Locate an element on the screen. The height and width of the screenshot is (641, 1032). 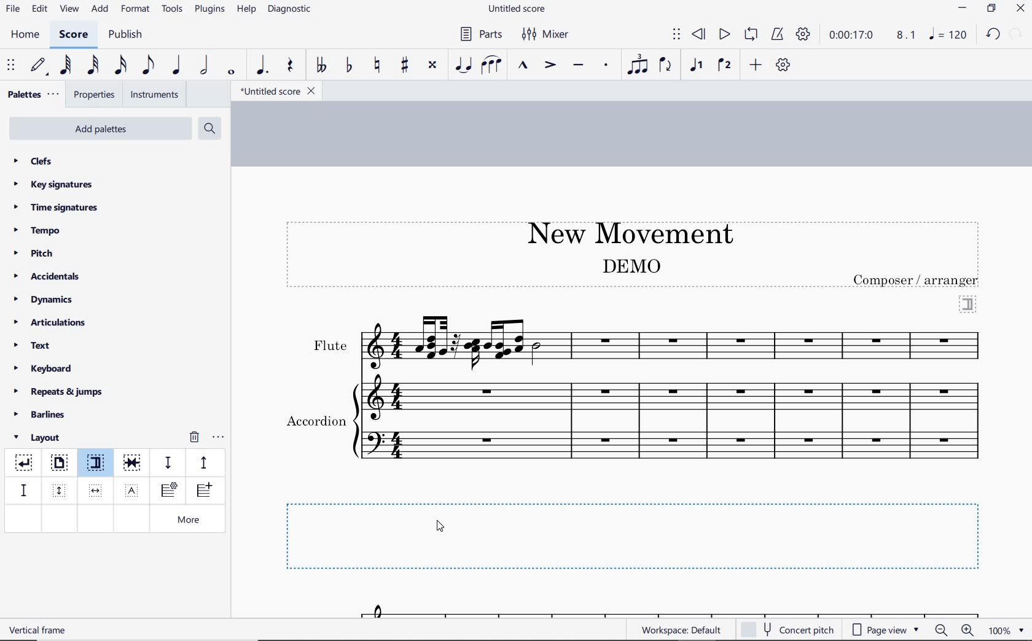
playback settings is located at coordinates (805, 34).